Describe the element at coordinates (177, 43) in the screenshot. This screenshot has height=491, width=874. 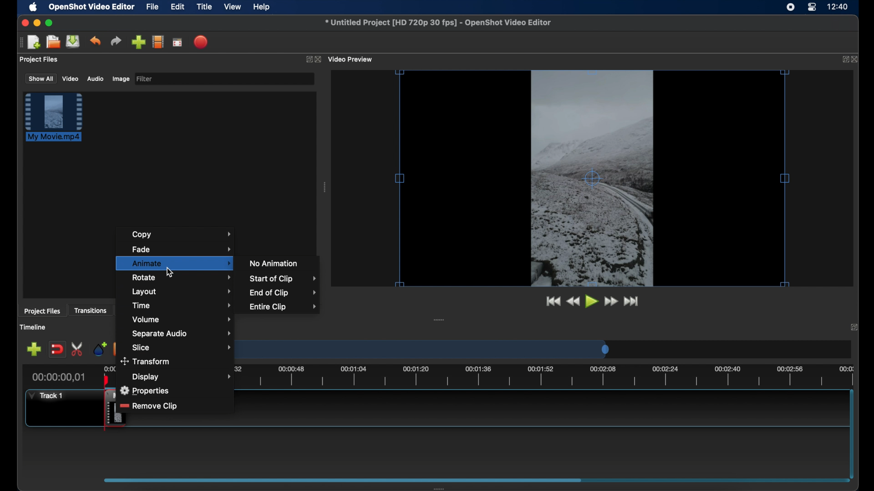
I see `full screen` at that location.